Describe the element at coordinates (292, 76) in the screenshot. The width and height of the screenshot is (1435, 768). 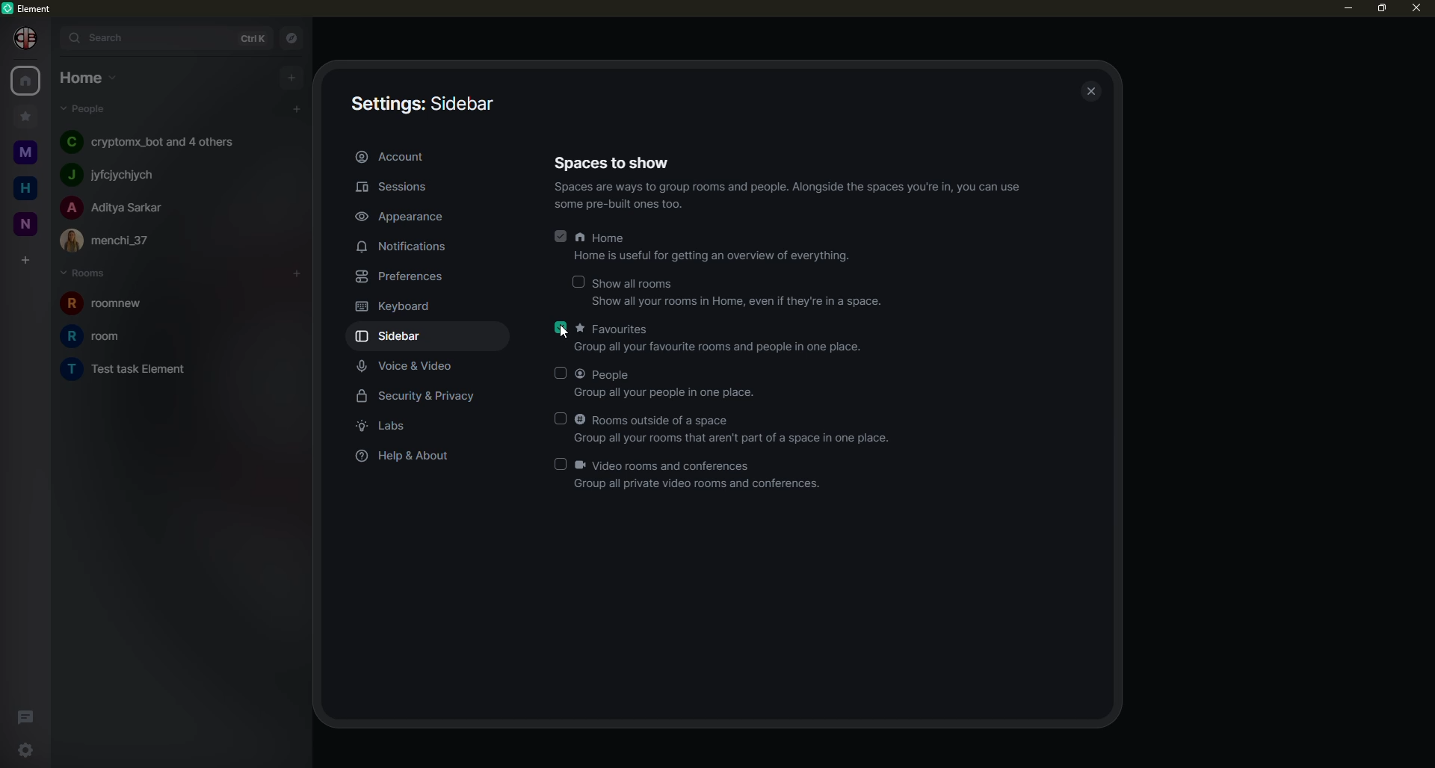
I see `add` at that location.